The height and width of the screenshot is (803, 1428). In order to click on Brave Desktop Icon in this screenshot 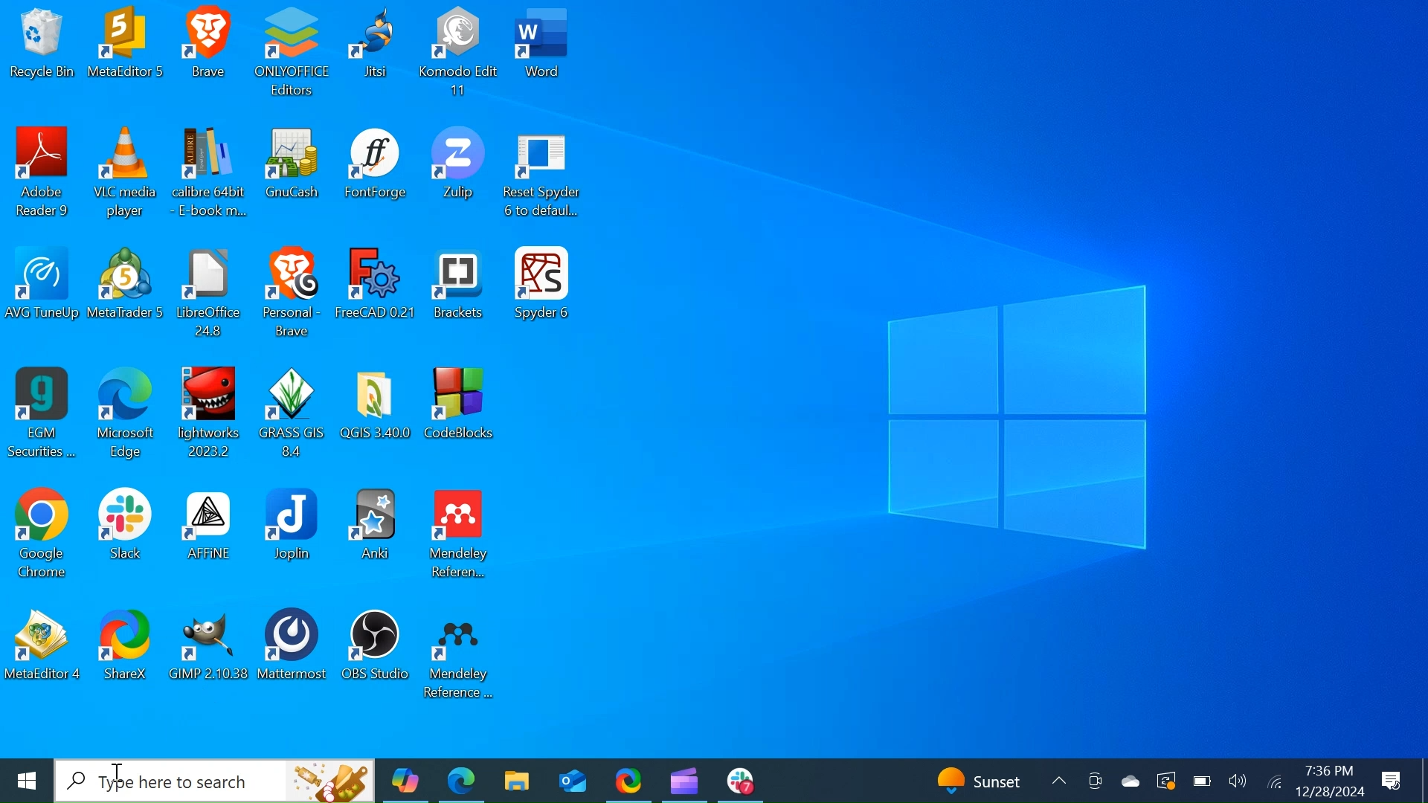, I will do `click(205, 51)`.